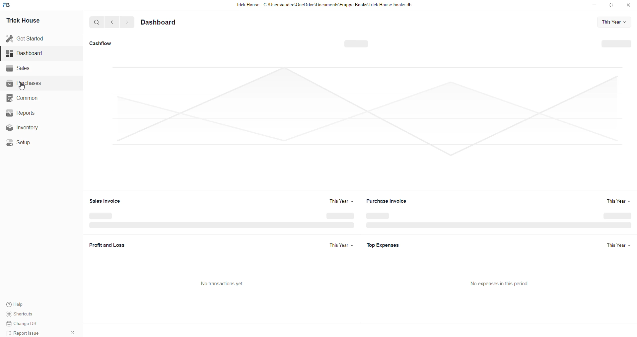 Image resolution: width=637 pixels, height=337 pixels. What do you see at coordinates (106, 200) in the screenshot?
I see `Sales Invoice` at bounding box center [106, 200].